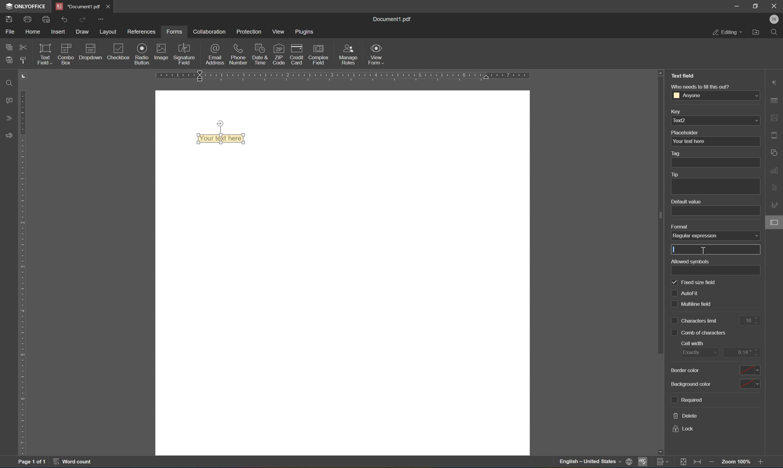 This screenshot has width=783, height=468. I want to click on checkbox, so click(119, 51).